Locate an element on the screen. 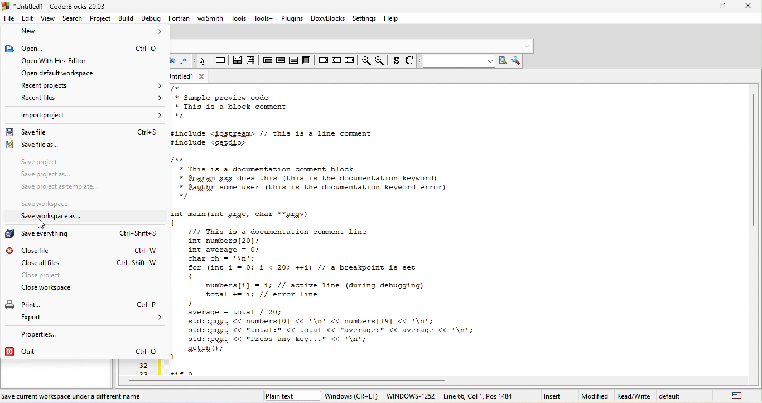 This screenshot has height=403, width=762. doxyblocks is located at coordinates (329, 19).